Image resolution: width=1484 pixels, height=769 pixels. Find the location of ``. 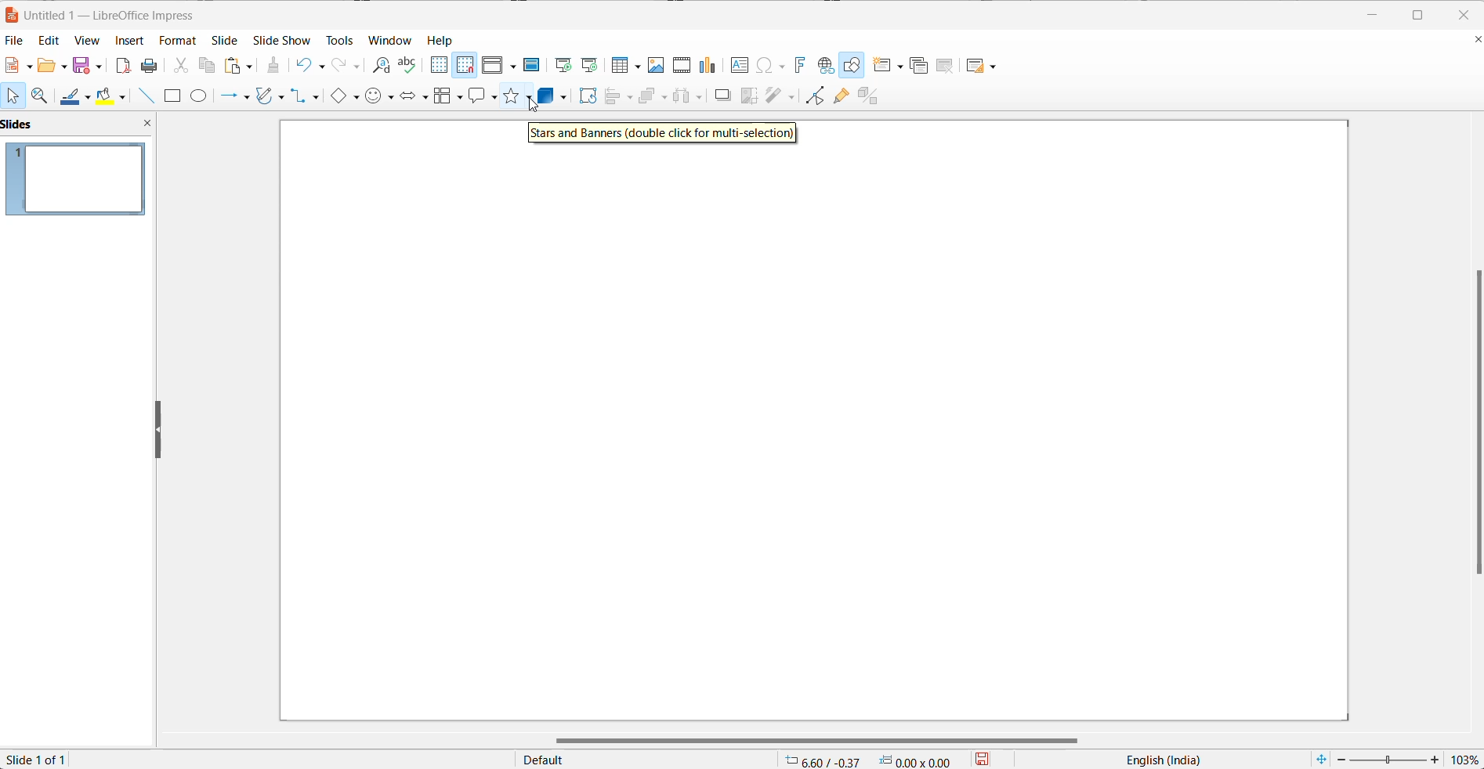

 is located at coordinates (690, 96).